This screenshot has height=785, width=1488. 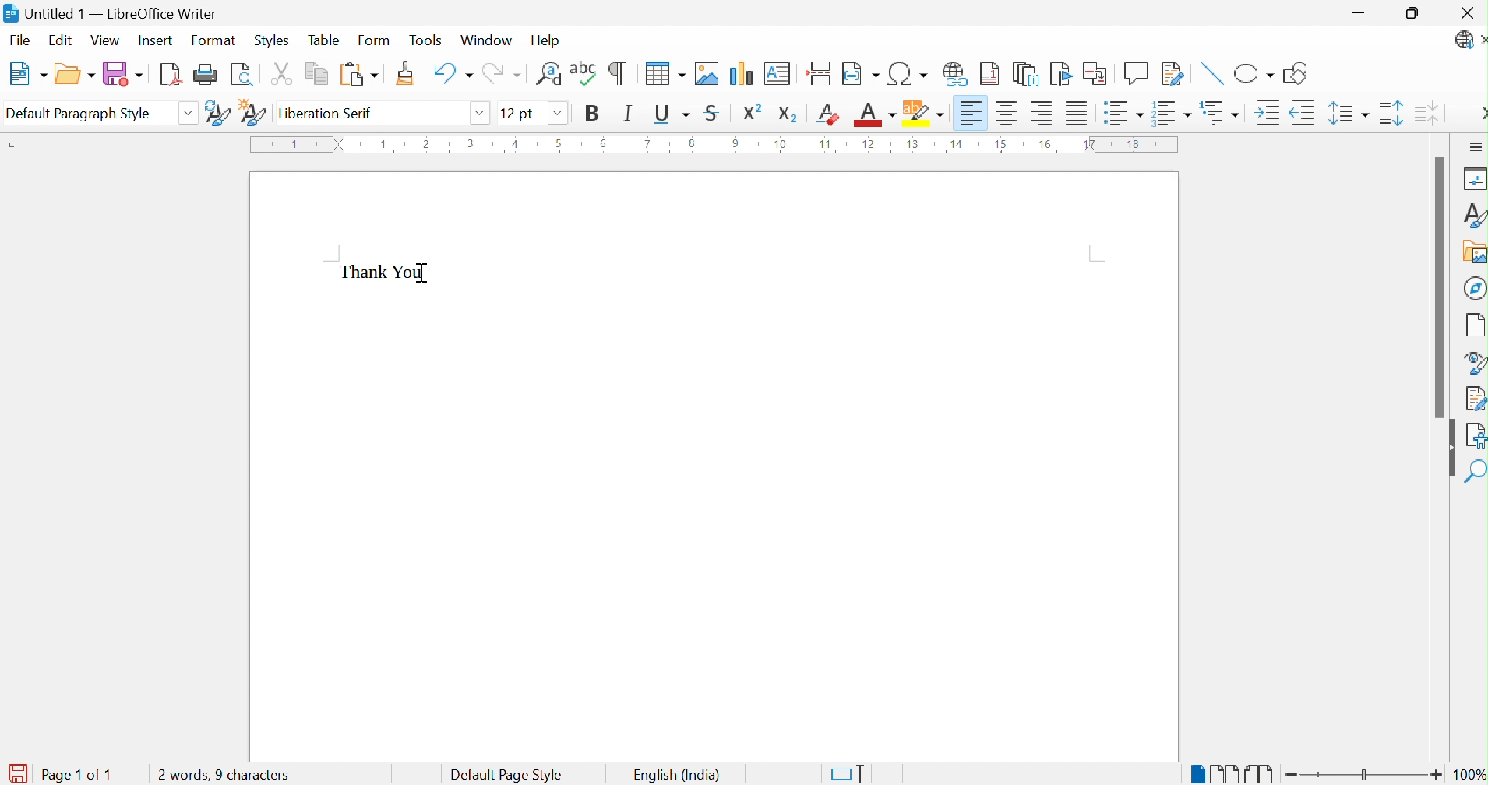 What do you see at coordinates (106, 41) in the screenshot?
I see `View` at bounding box center [106, 41].